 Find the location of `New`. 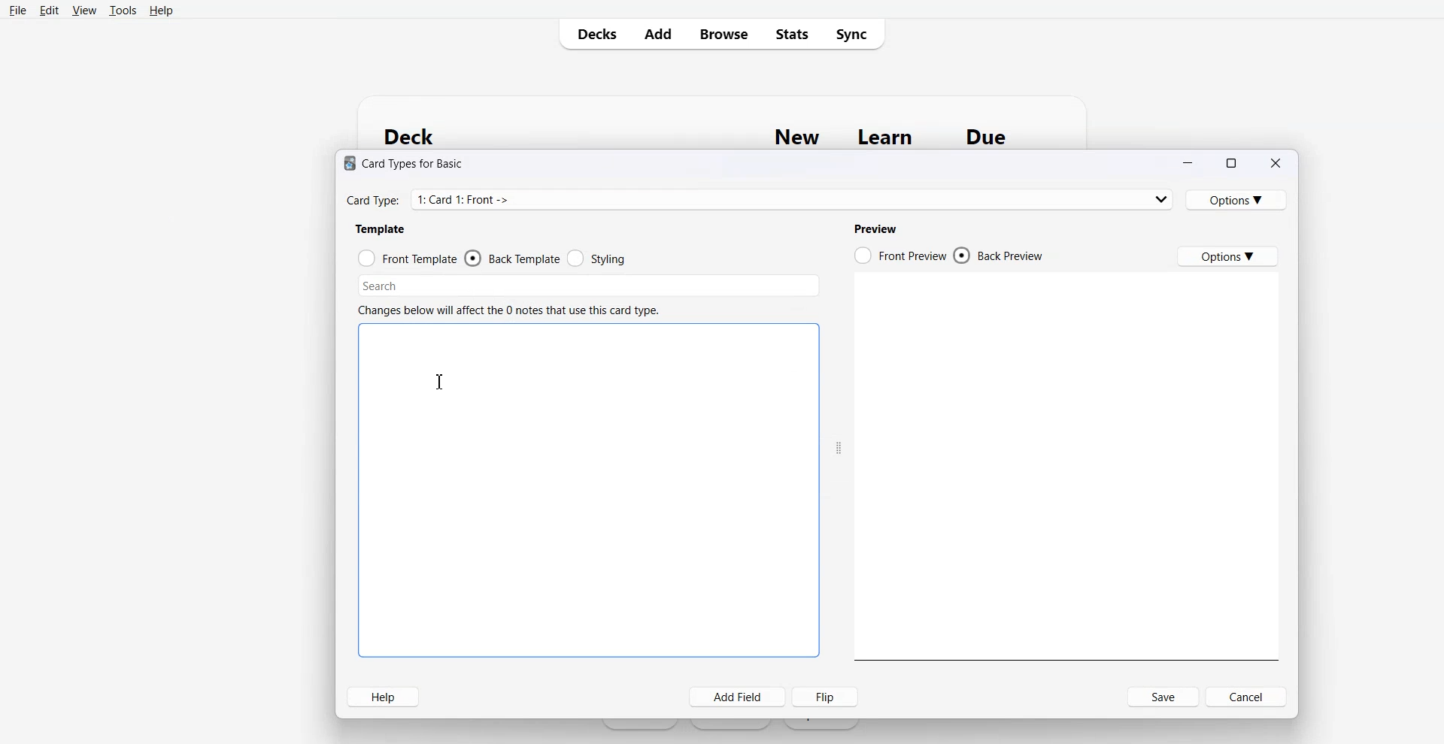

New is located at coordinates (797, 137).